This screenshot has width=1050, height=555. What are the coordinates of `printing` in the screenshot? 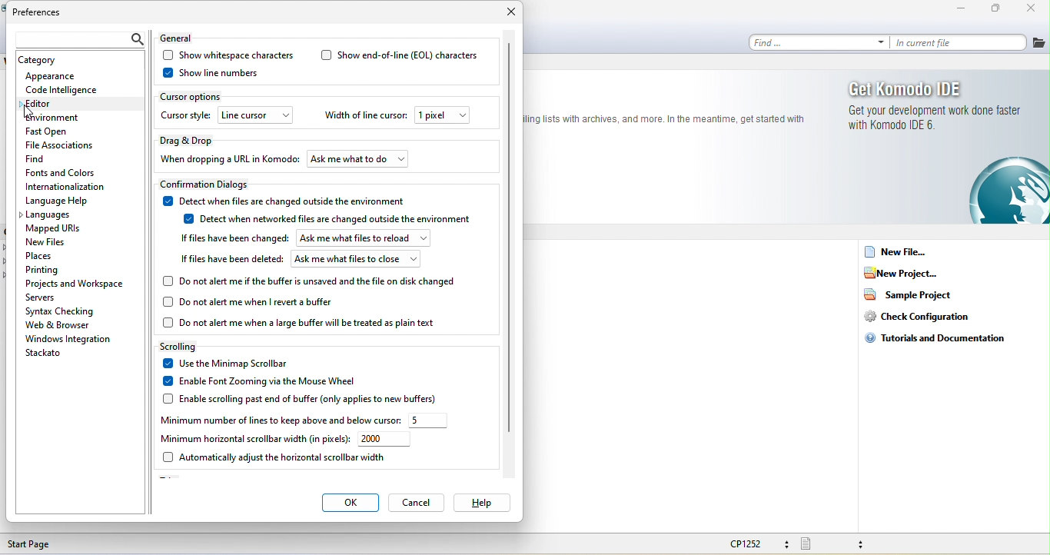 It's located at (55, 270).